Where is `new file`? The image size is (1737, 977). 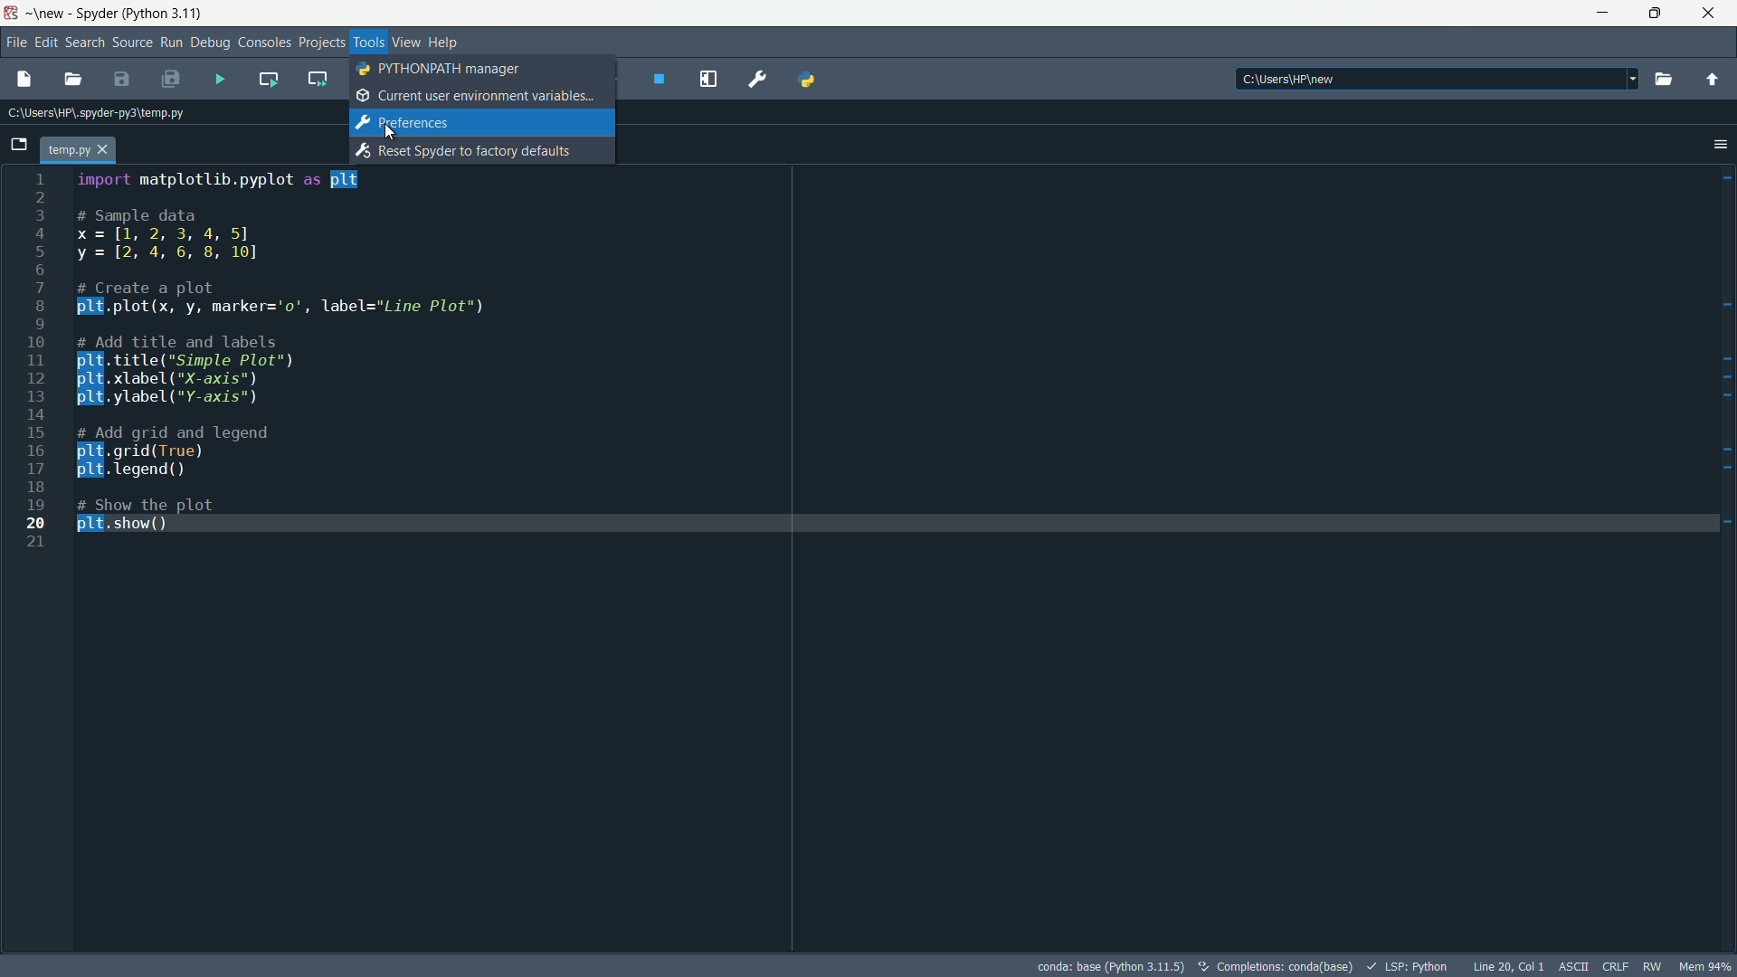 new file is located at coordinates (21, 81).